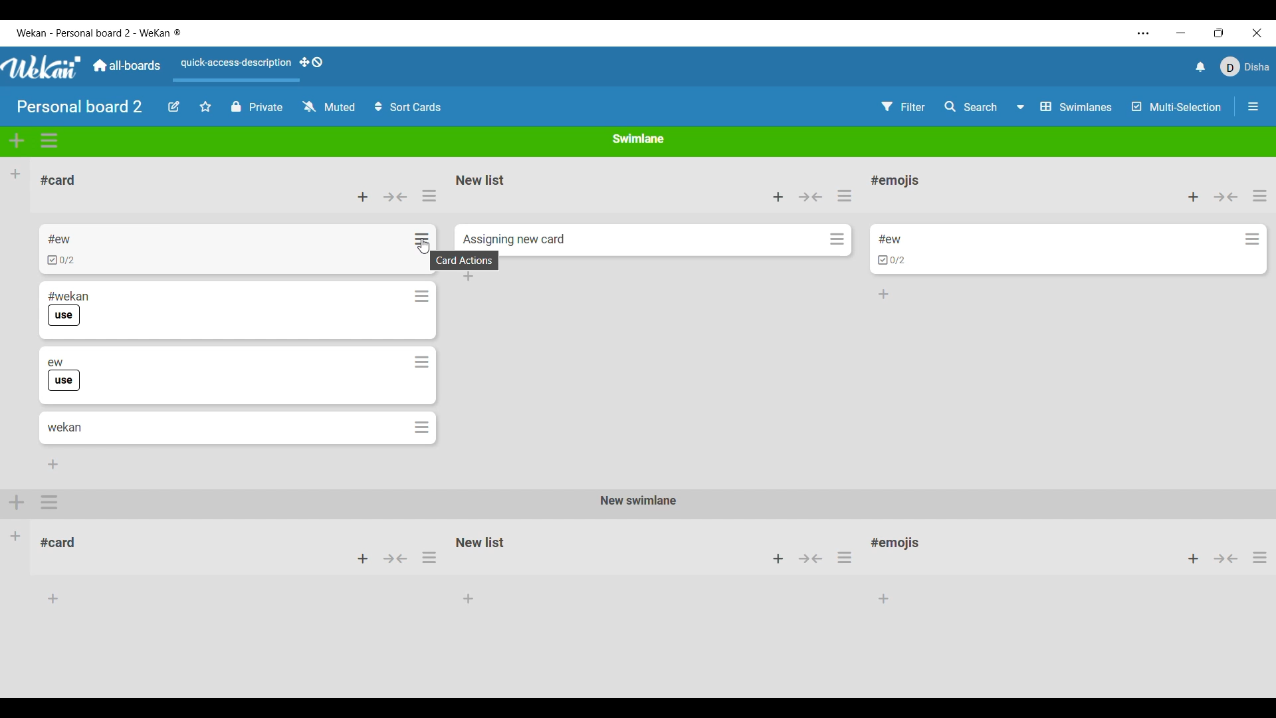 The image size is (1276, 718). I want to click on Change watch options, so click(328, 106).